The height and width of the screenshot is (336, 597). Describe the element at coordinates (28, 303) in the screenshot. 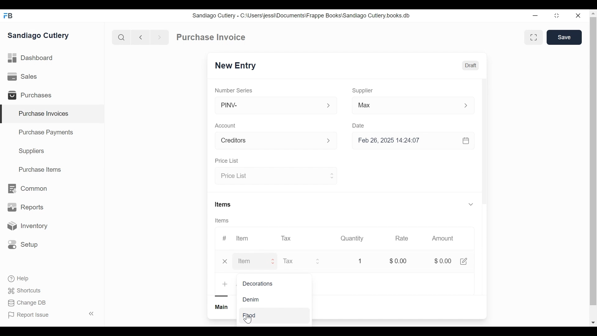

I see `Change DB` at that location.